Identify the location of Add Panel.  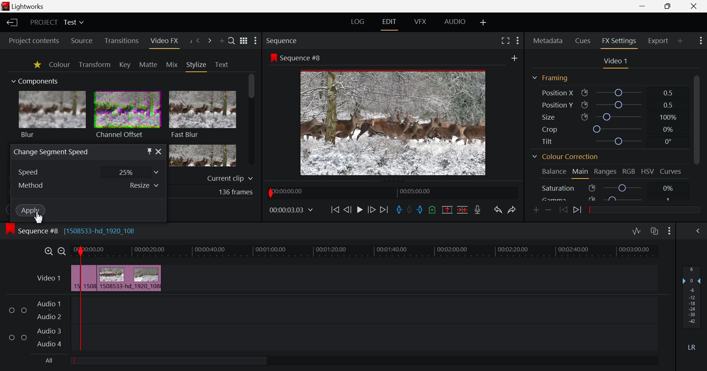
(222, 40).